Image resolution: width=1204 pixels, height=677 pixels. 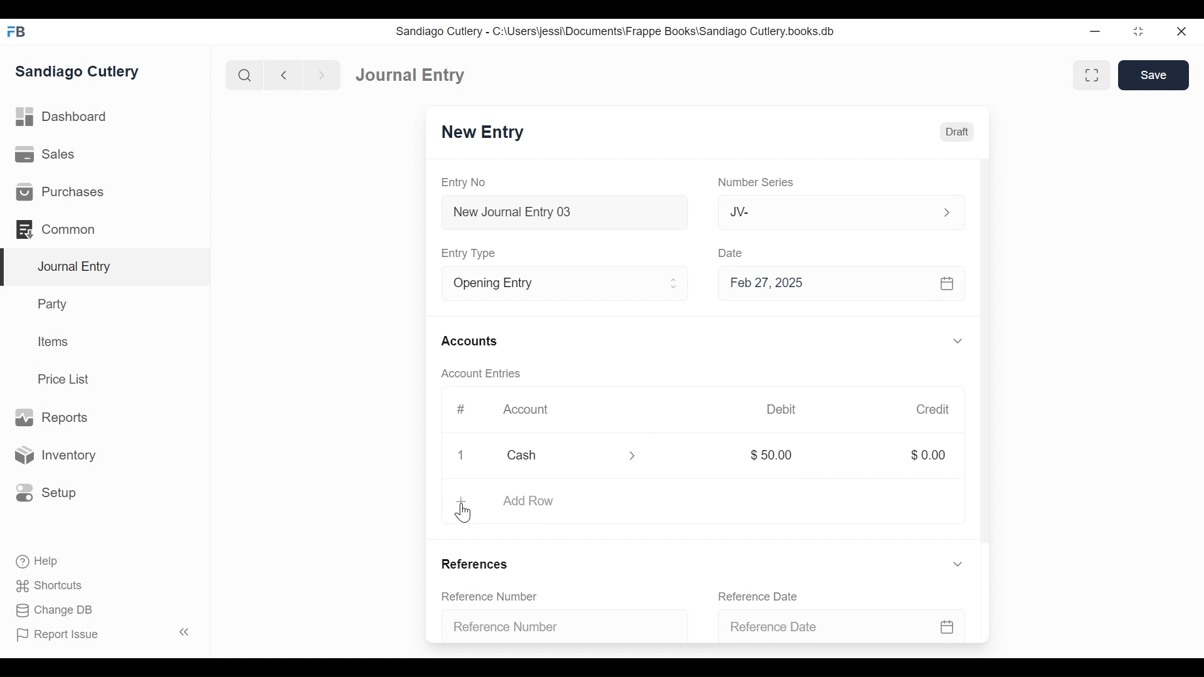 I want to click on Close, so click(x=1180, y=31).